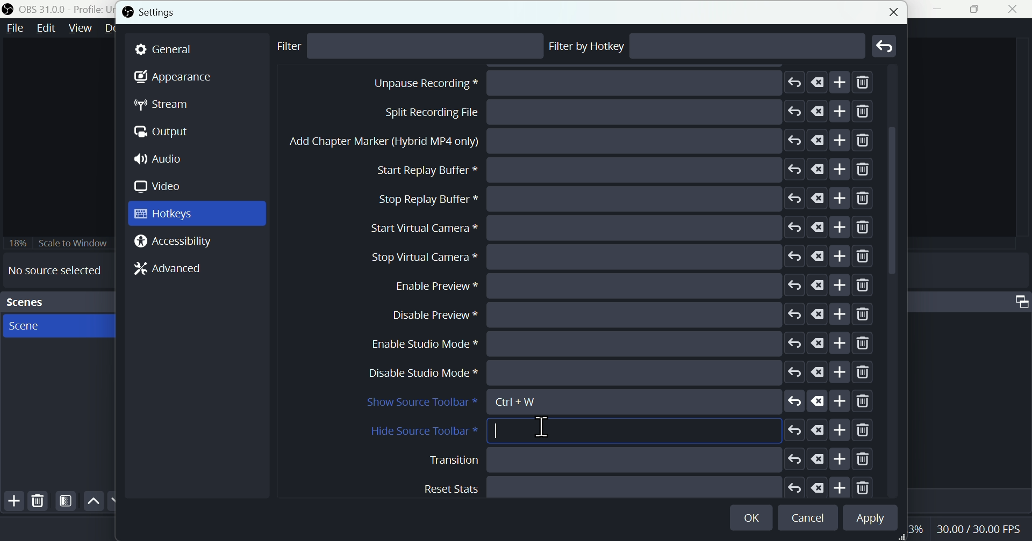 The height and width of the screenshot is (541, 1032). I want to click on stop Virtual camera, so click(619, 373).